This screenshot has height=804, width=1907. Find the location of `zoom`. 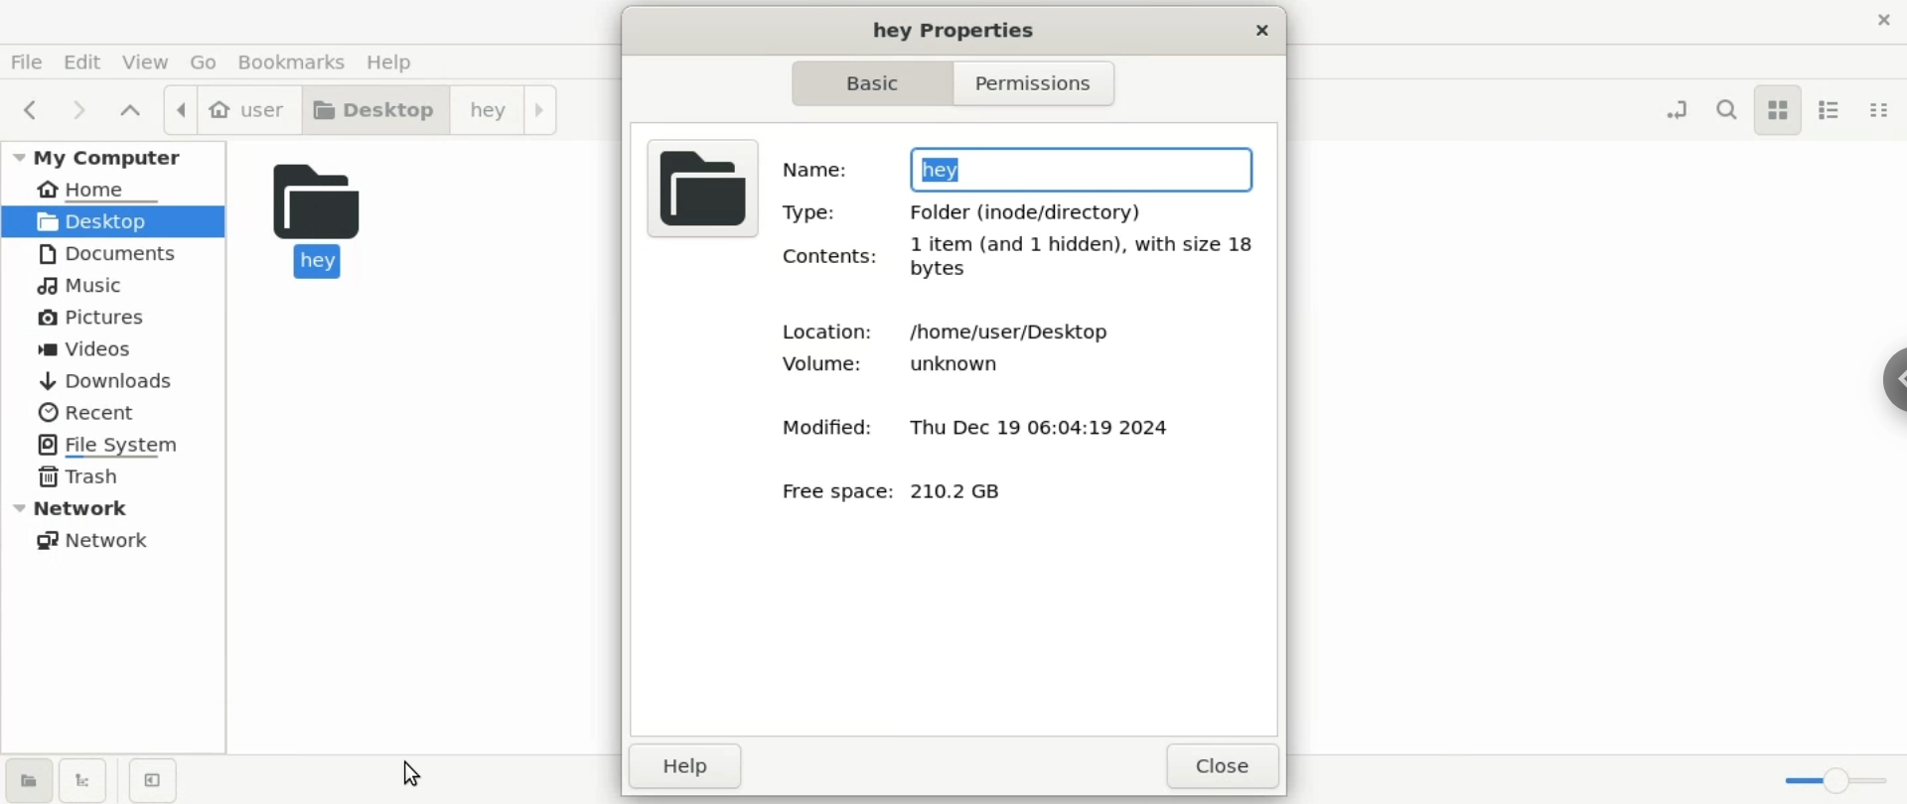

zoom is located at coordinates (1841, 779).